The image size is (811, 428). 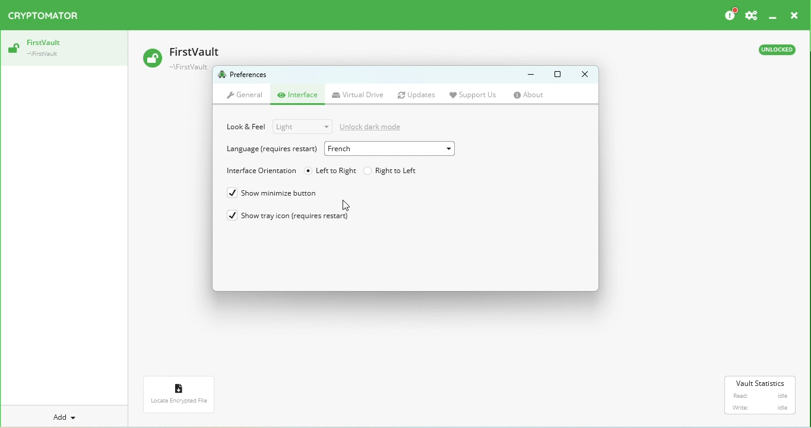 What do you see at coordinates (526, 75) in the screenshot?
I see `Minimize` at bounding box center [526, 75].